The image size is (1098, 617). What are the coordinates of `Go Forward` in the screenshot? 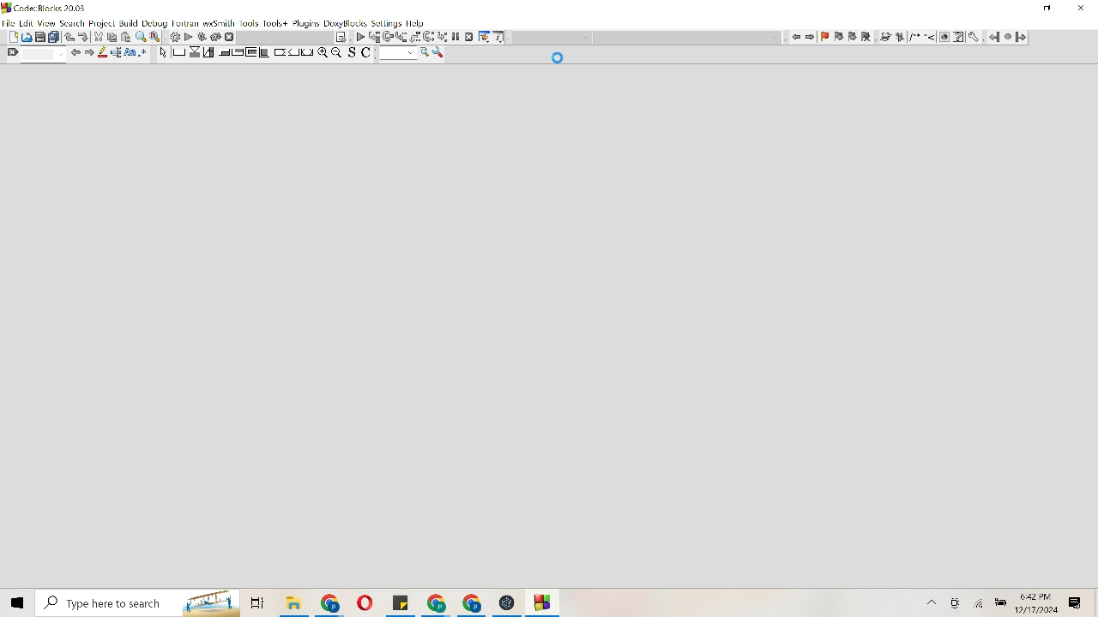 It's located at (1021, 37).